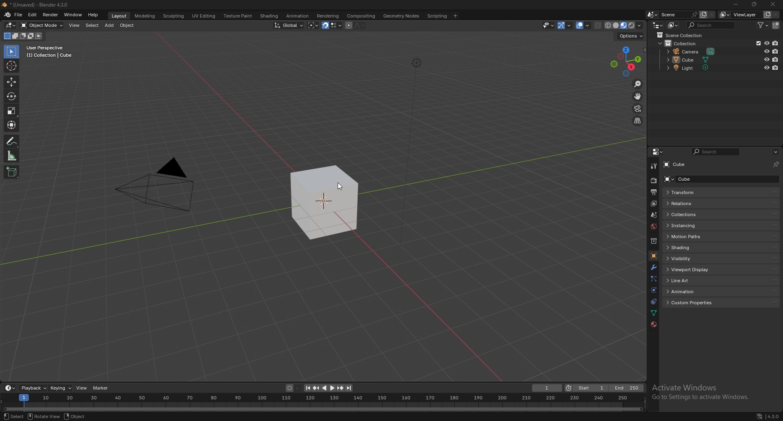  I want to click on custom properties, so click(721, 303).